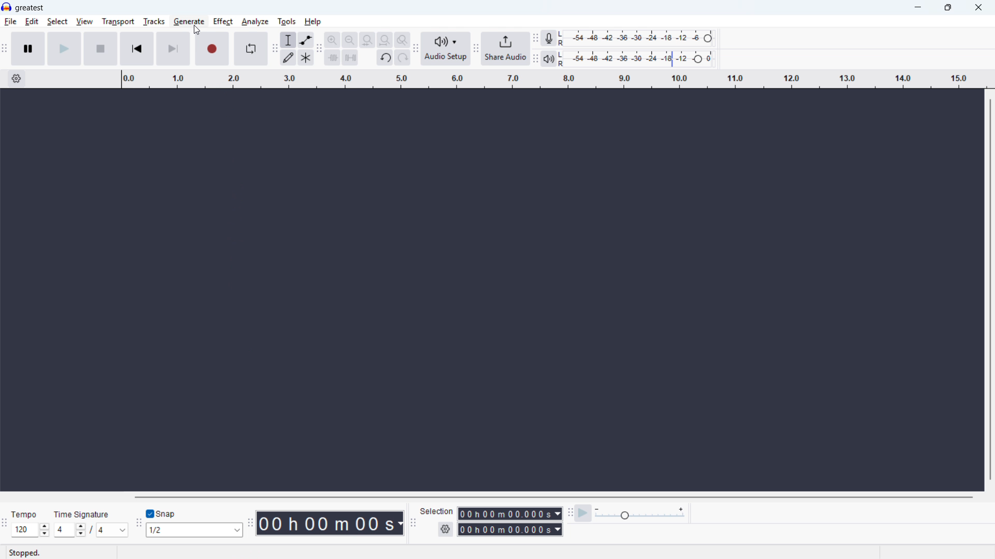  Describe the element at coordinates (17, 79) in the screenshot. I see `timeline settings` at that location.